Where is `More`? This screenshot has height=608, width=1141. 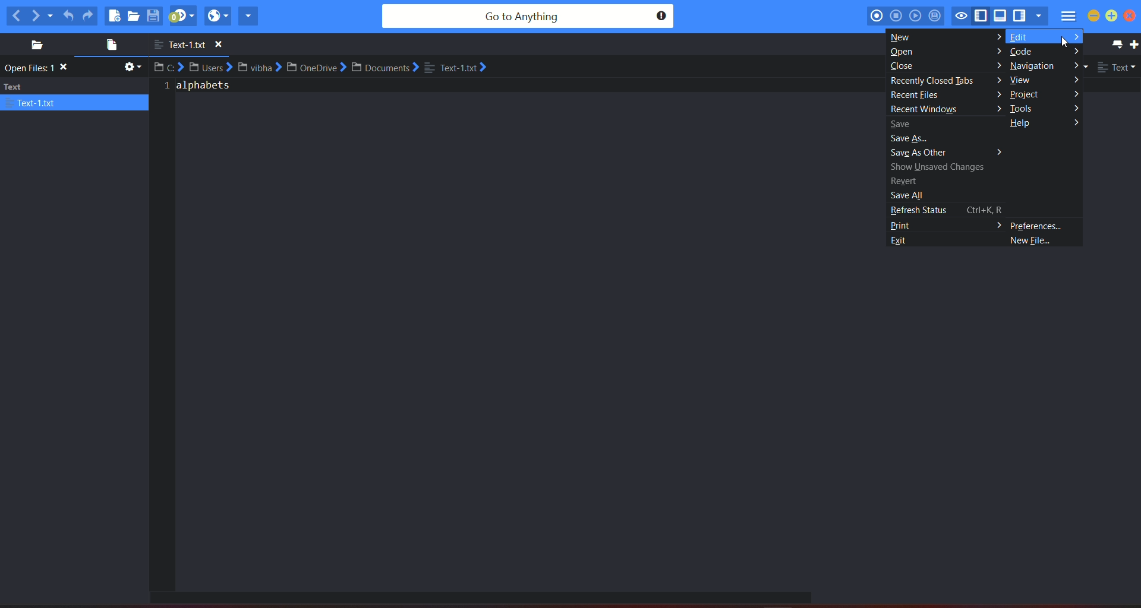
More is located at coordinates (1076, 38).